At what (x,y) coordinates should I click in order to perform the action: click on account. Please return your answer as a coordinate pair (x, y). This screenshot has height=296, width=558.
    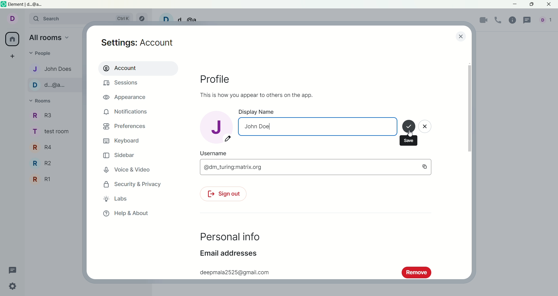
    Looking at the image, I should click on (137, 68).